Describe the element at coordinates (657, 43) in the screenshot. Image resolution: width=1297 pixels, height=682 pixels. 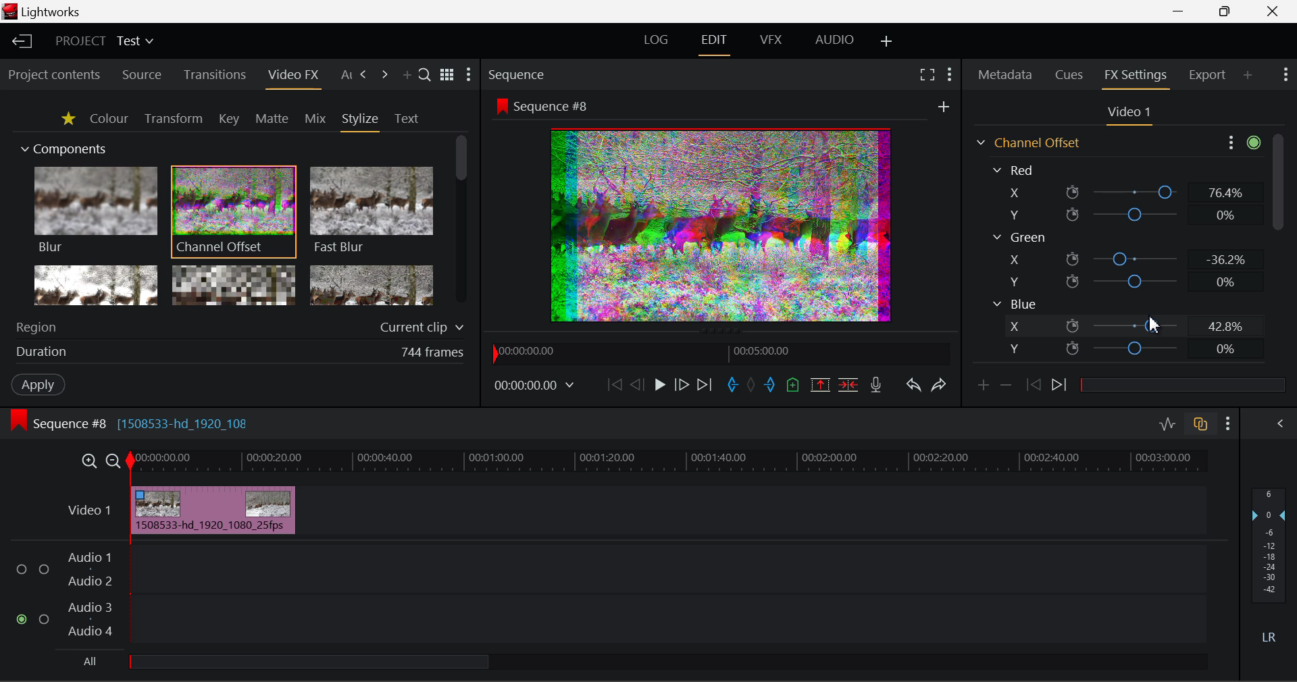
I see `LOG Layout` at that location.